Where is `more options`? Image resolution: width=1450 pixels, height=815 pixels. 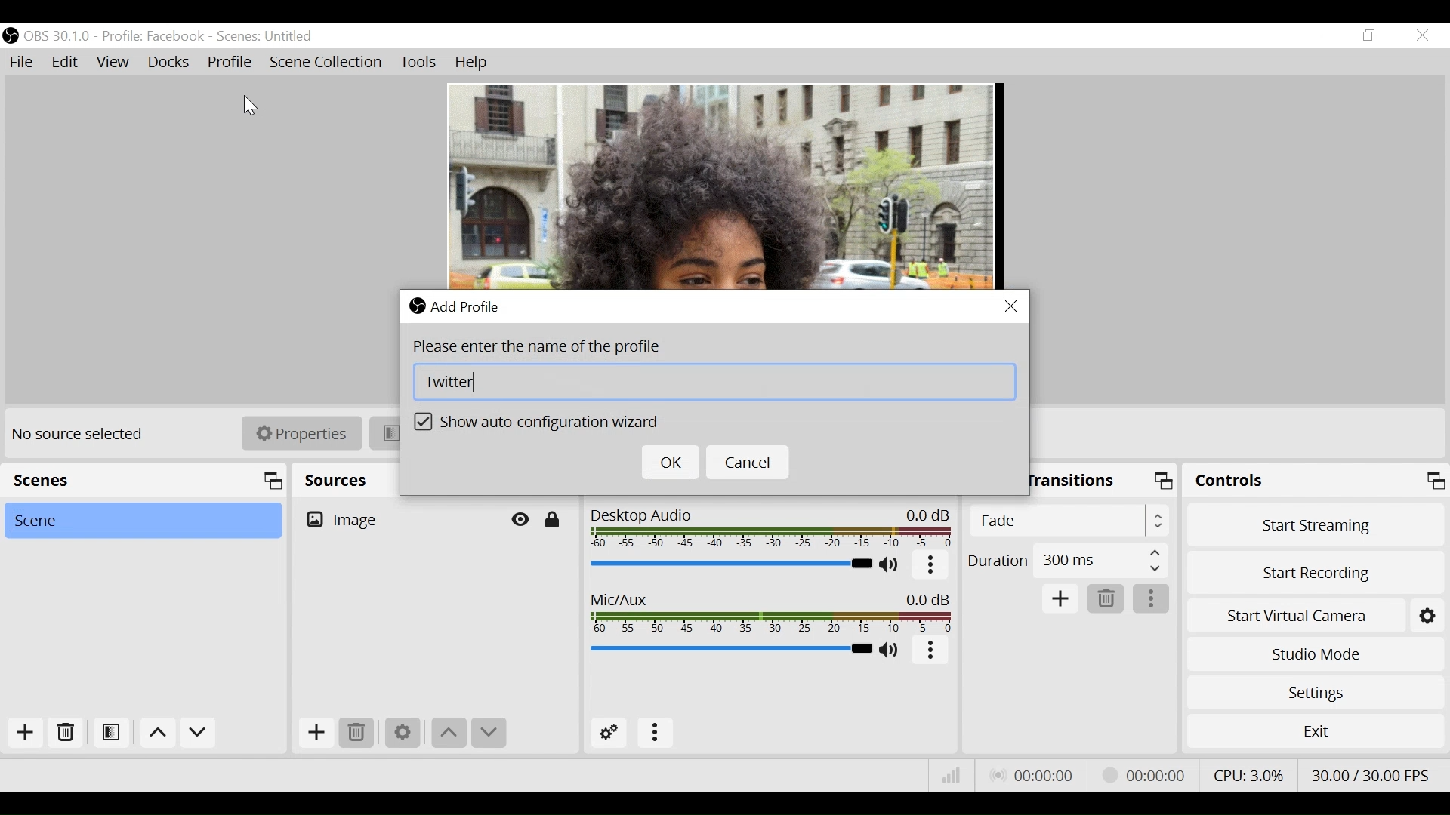
more options is located at coordinates (930, 652).